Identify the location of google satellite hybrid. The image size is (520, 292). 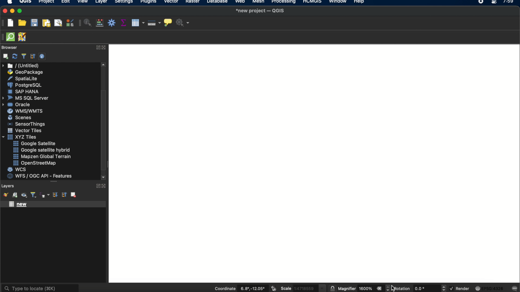
(42, 150).